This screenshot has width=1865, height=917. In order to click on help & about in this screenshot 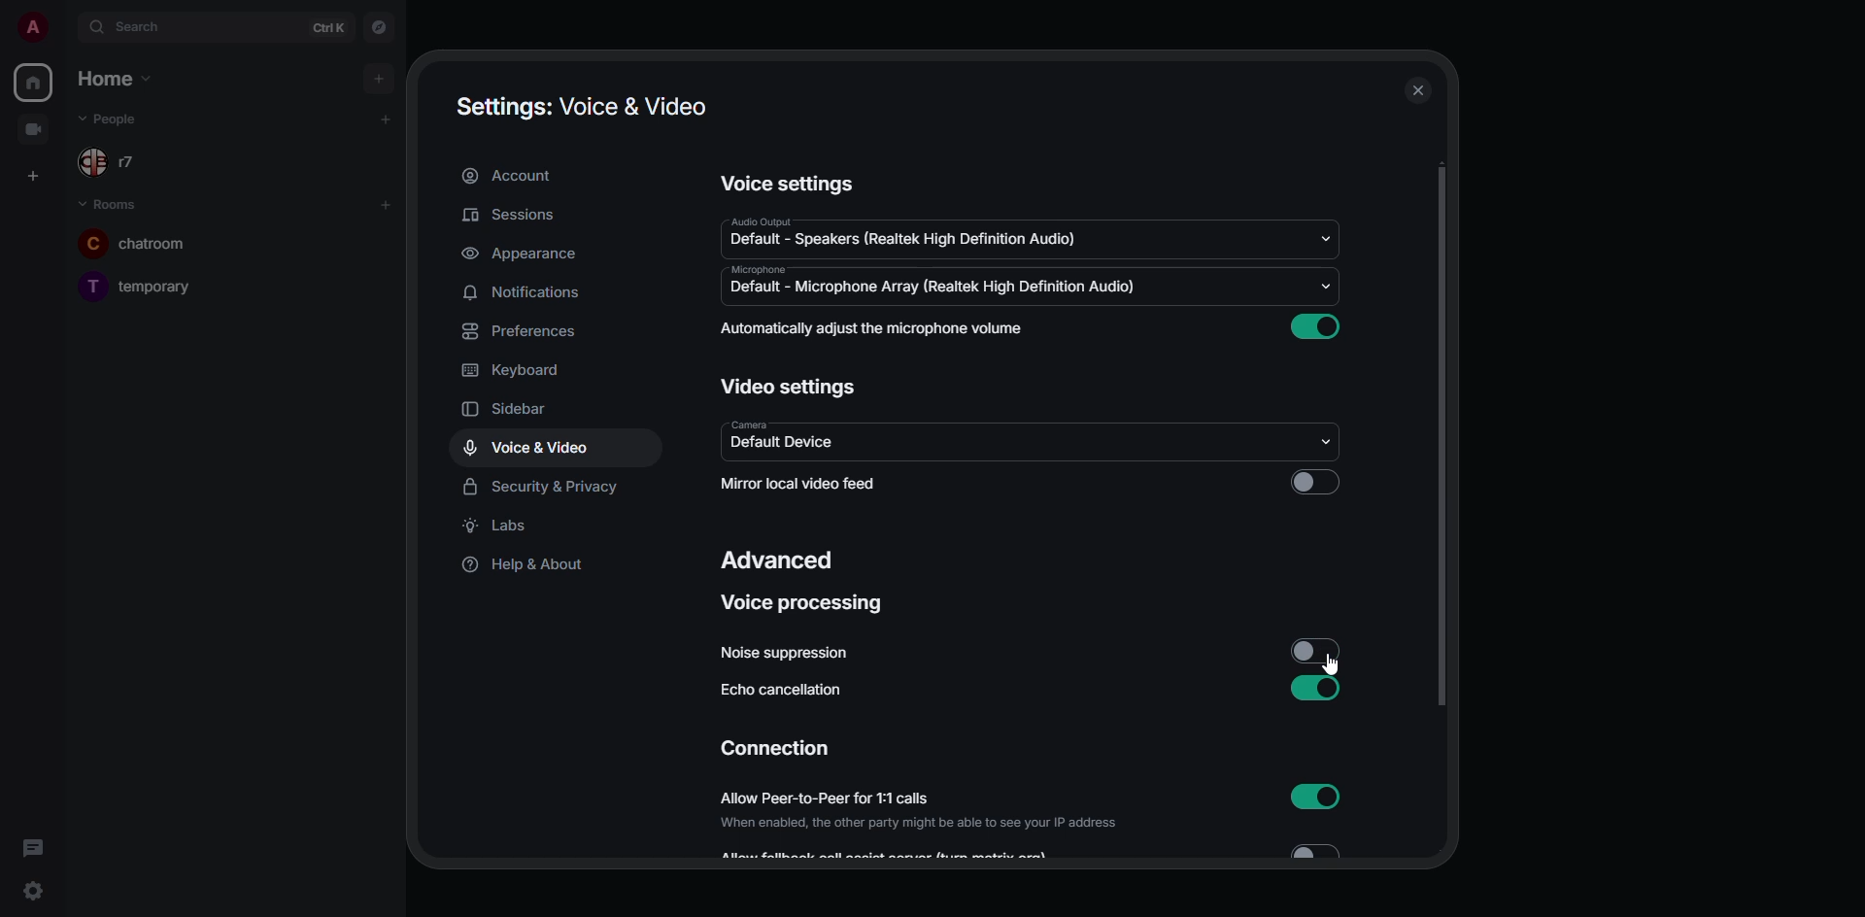, I will do `click(521, 566)`.